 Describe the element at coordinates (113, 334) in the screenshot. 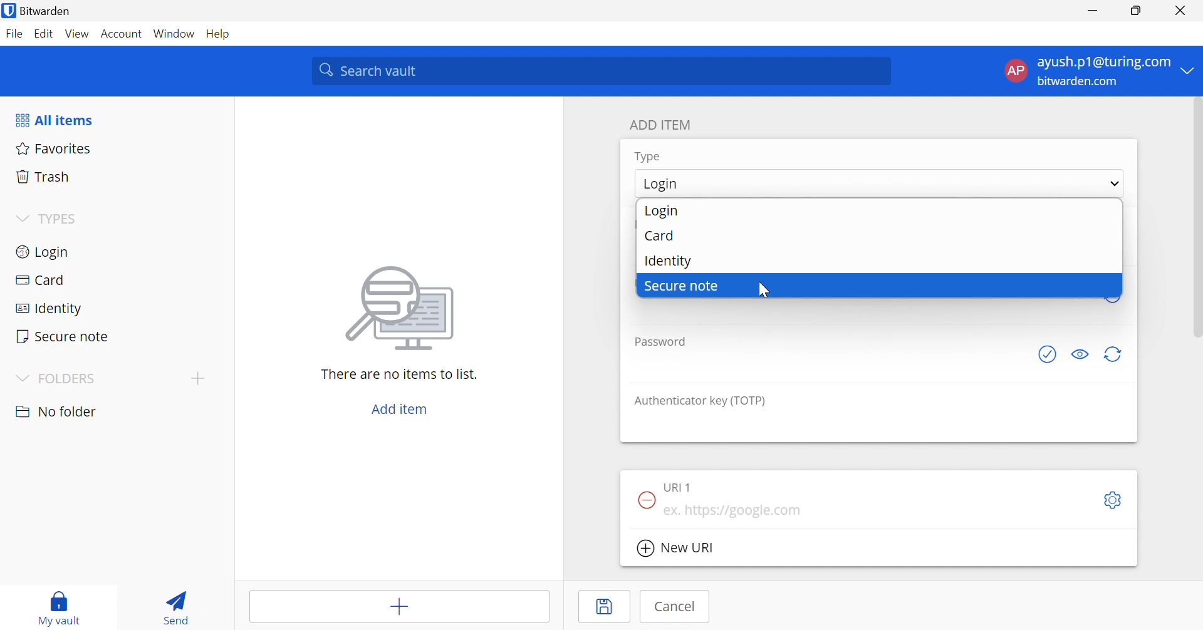

I see `Secure note` at that location.